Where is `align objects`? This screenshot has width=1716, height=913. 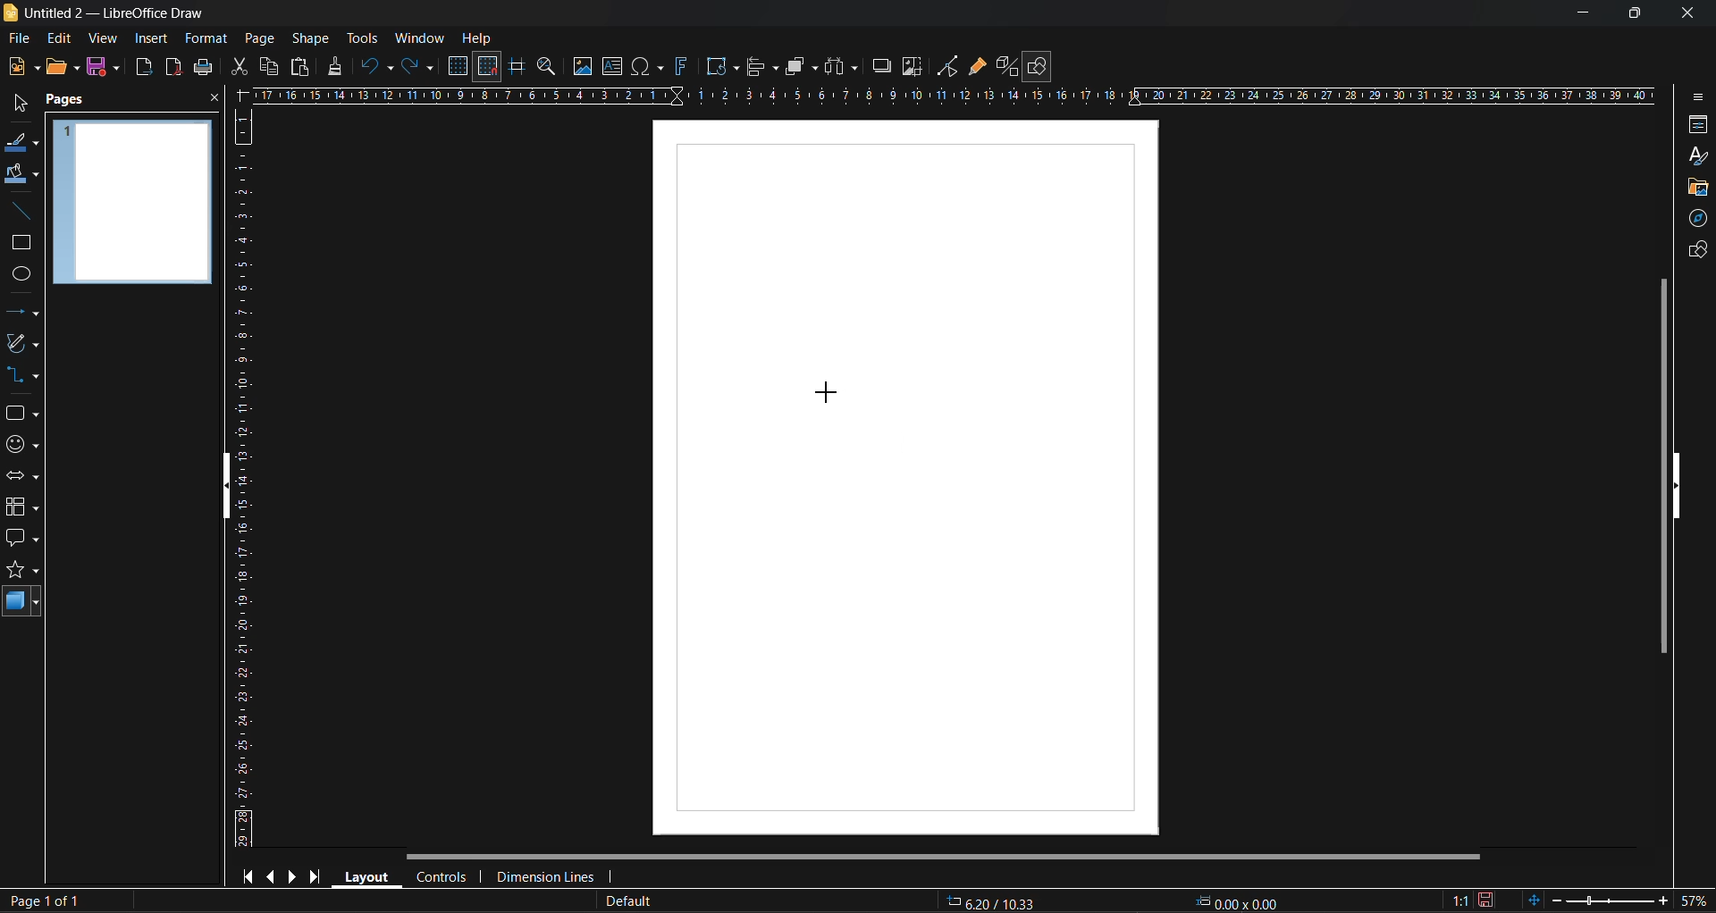
align objects is located at coordinates (761, 68).